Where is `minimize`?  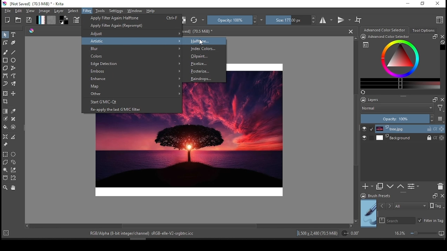
minimize is located at coordinates (407, 3).